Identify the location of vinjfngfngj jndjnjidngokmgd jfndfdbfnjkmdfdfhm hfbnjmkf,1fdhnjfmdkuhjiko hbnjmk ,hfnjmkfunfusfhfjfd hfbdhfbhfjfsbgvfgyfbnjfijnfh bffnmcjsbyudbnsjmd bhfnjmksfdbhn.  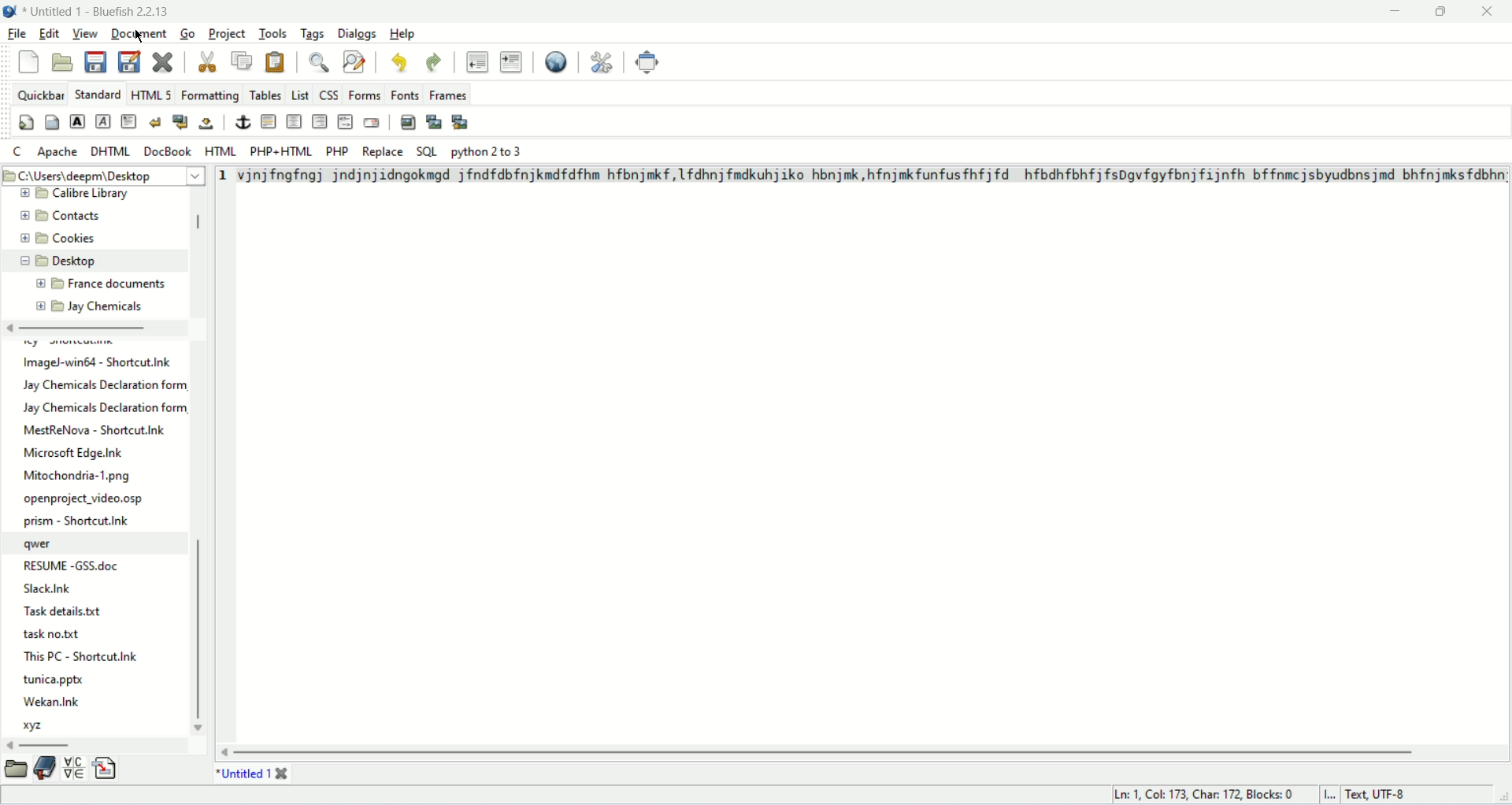
(869, 176).